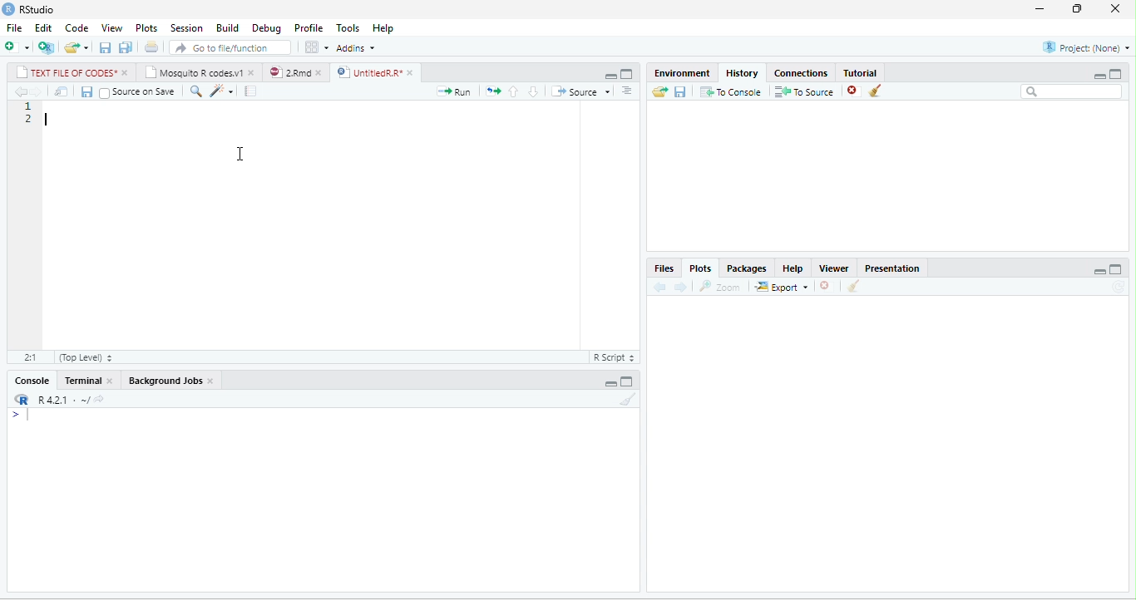 This screenshot has width=1136, height=600. I want to click on close, so click(211, 381).